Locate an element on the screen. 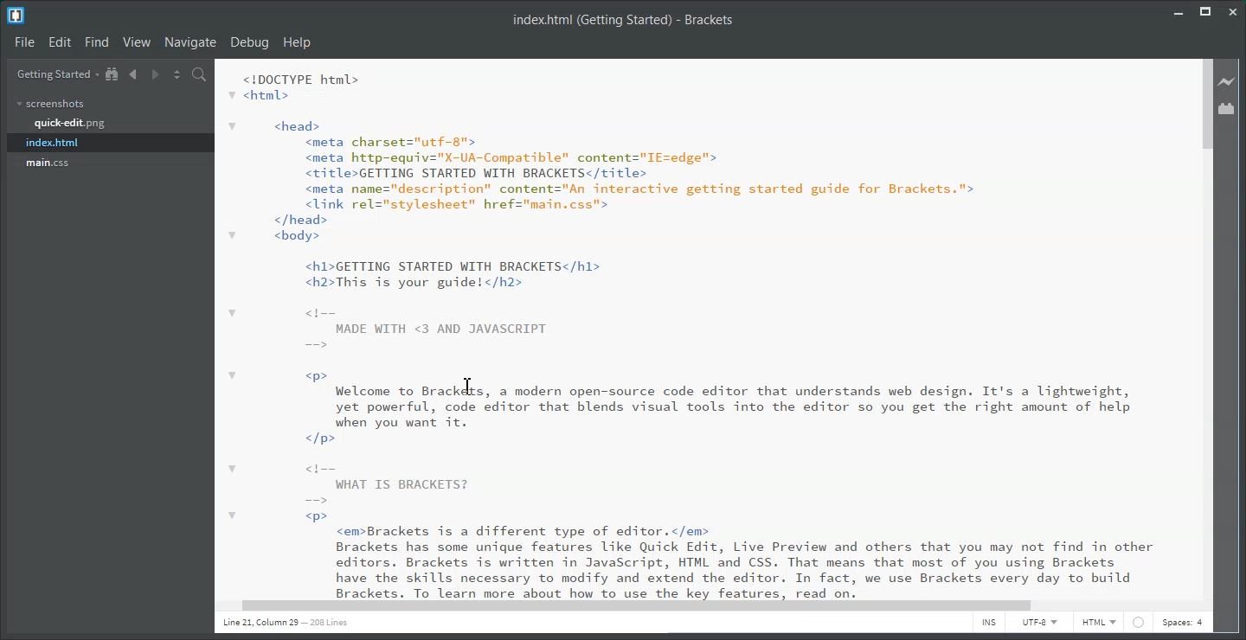  HTML is located at coordinates (1099, 623).